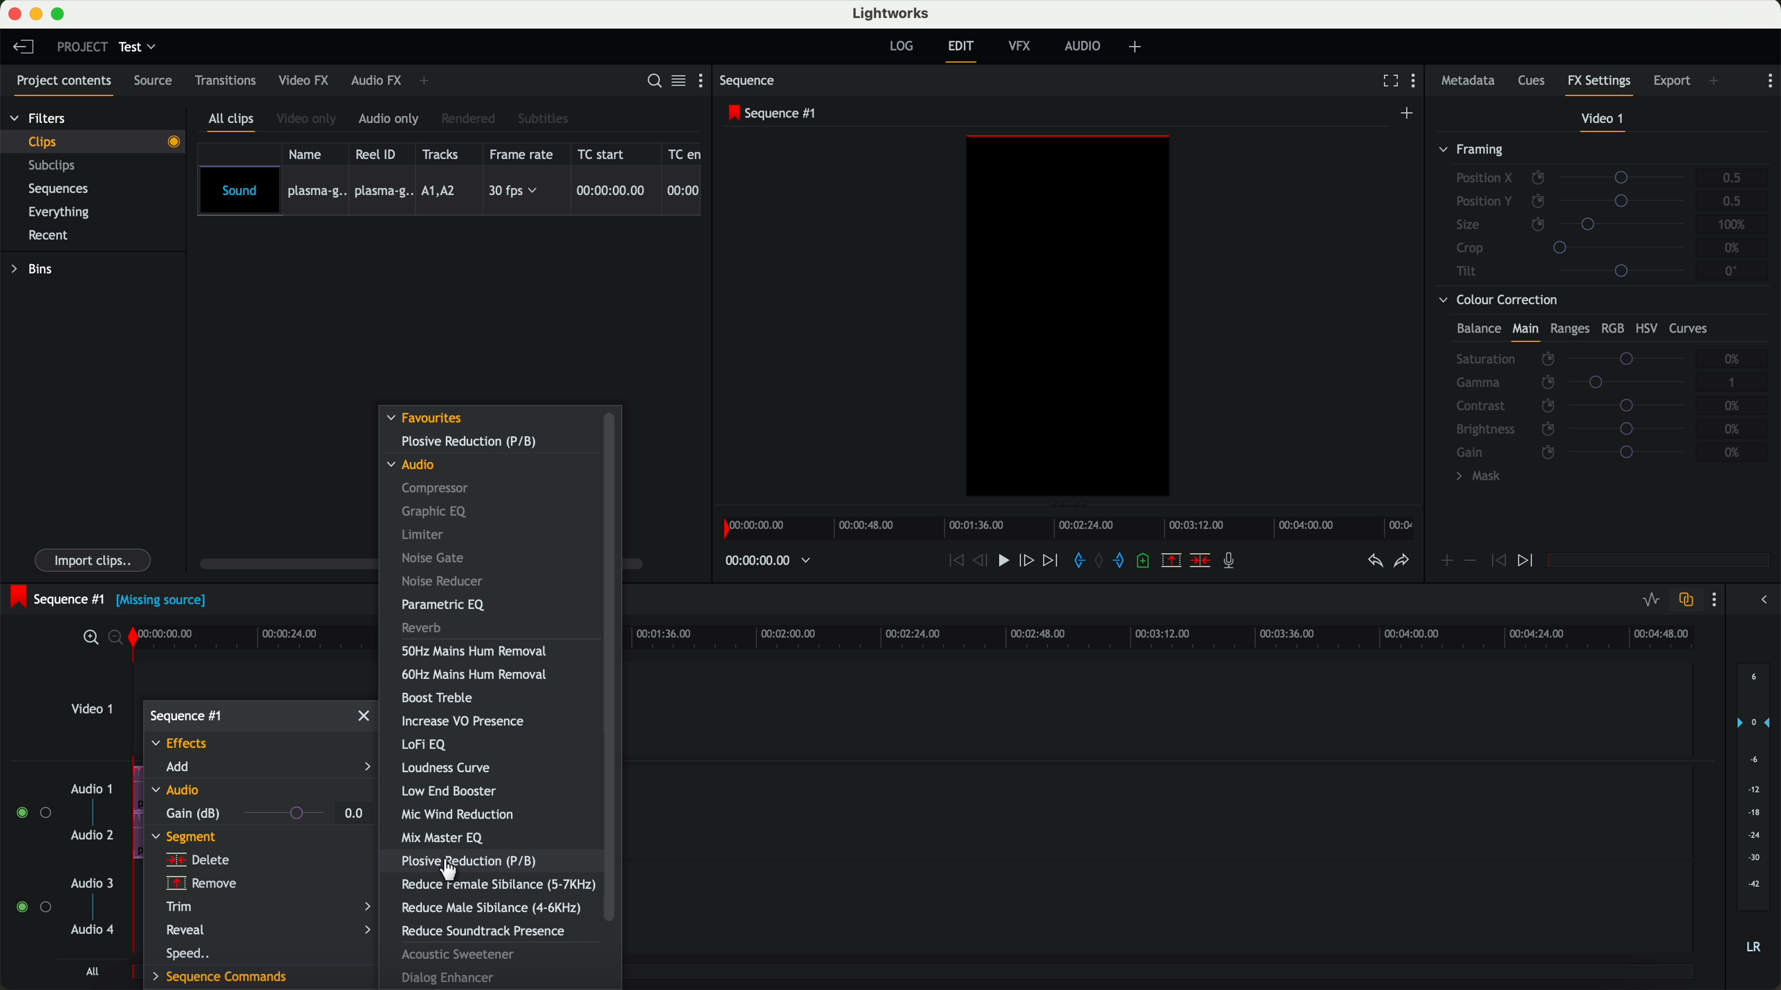  What do you see at coordinates (1601, 120) in the screenshot?
I see `video 1` at bounding box center [1601, 120].